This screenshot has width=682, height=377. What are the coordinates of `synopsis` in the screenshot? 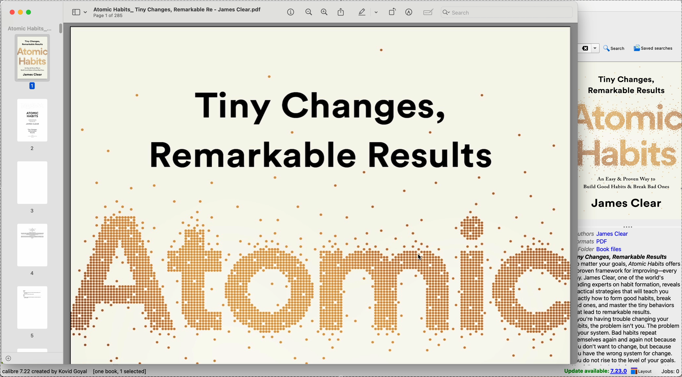 It's located at (629, 309).